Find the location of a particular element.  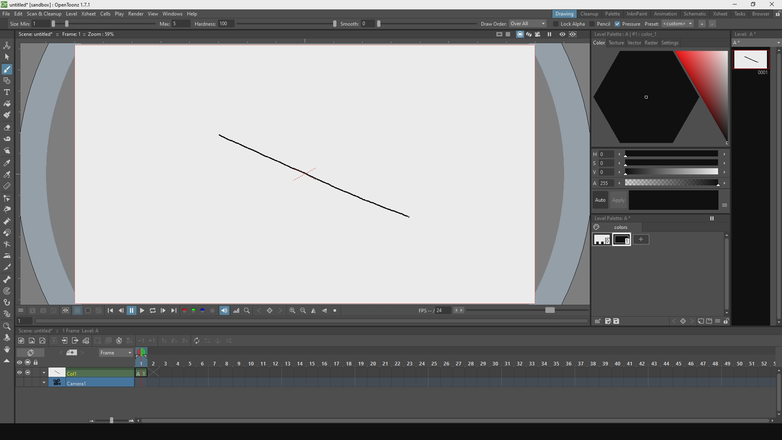

save is located at coordinates (619, 321).